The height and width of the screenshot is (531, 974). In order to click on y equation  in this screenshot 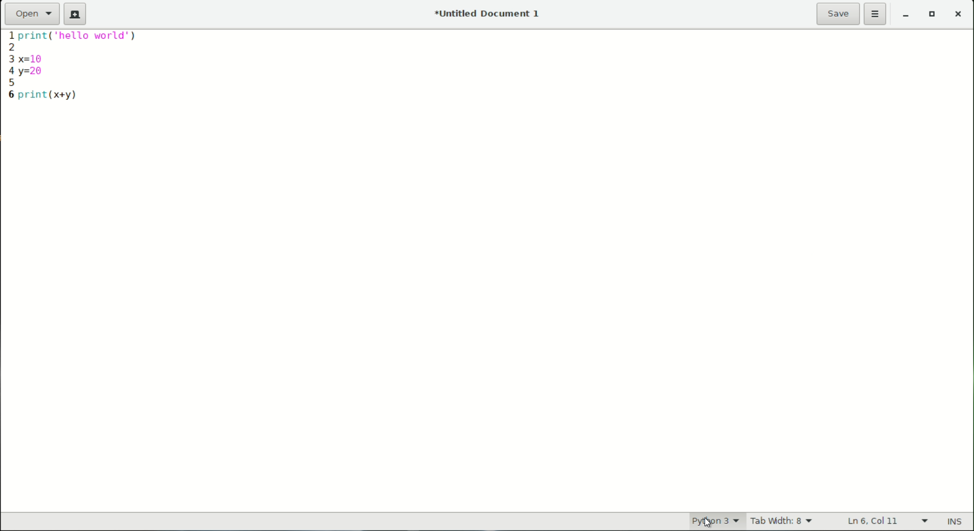, I will do `click(34, 72)`.